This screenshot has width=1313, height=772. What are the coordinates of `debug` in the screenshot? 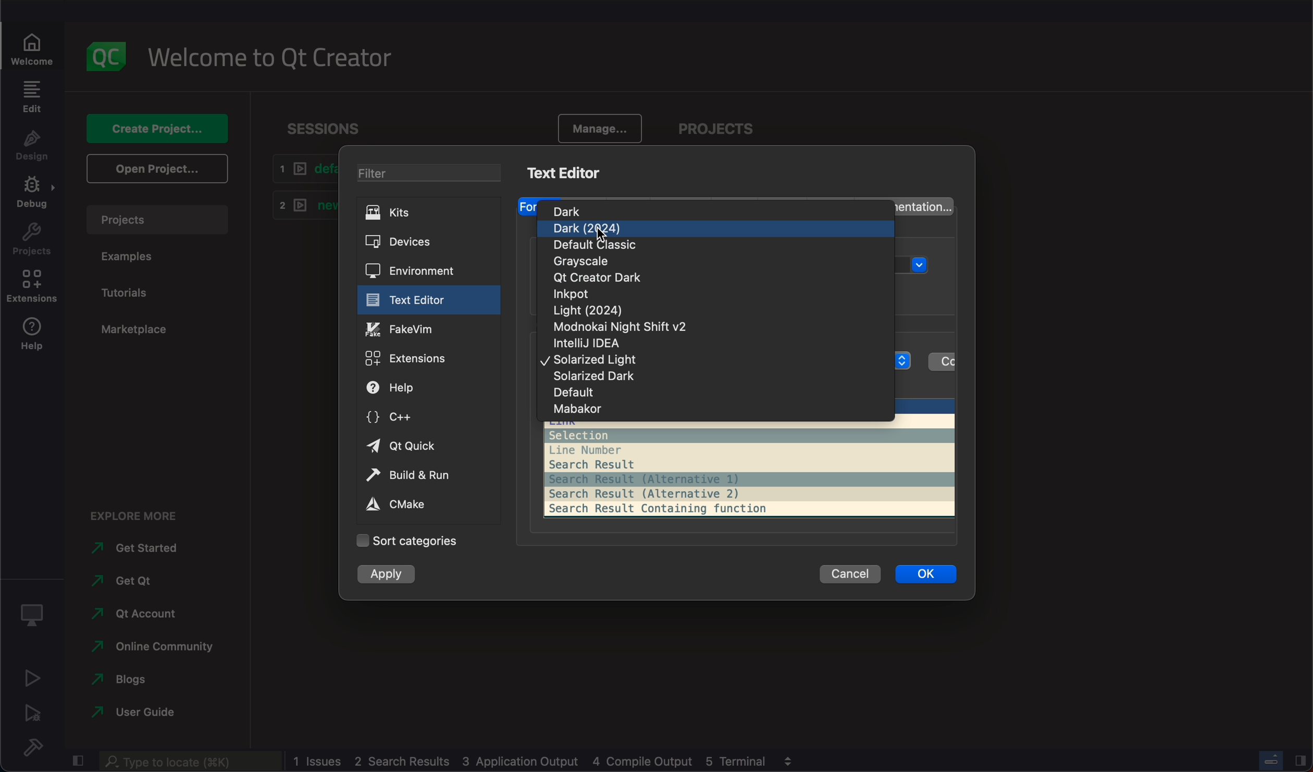 It's located at (31, 196).